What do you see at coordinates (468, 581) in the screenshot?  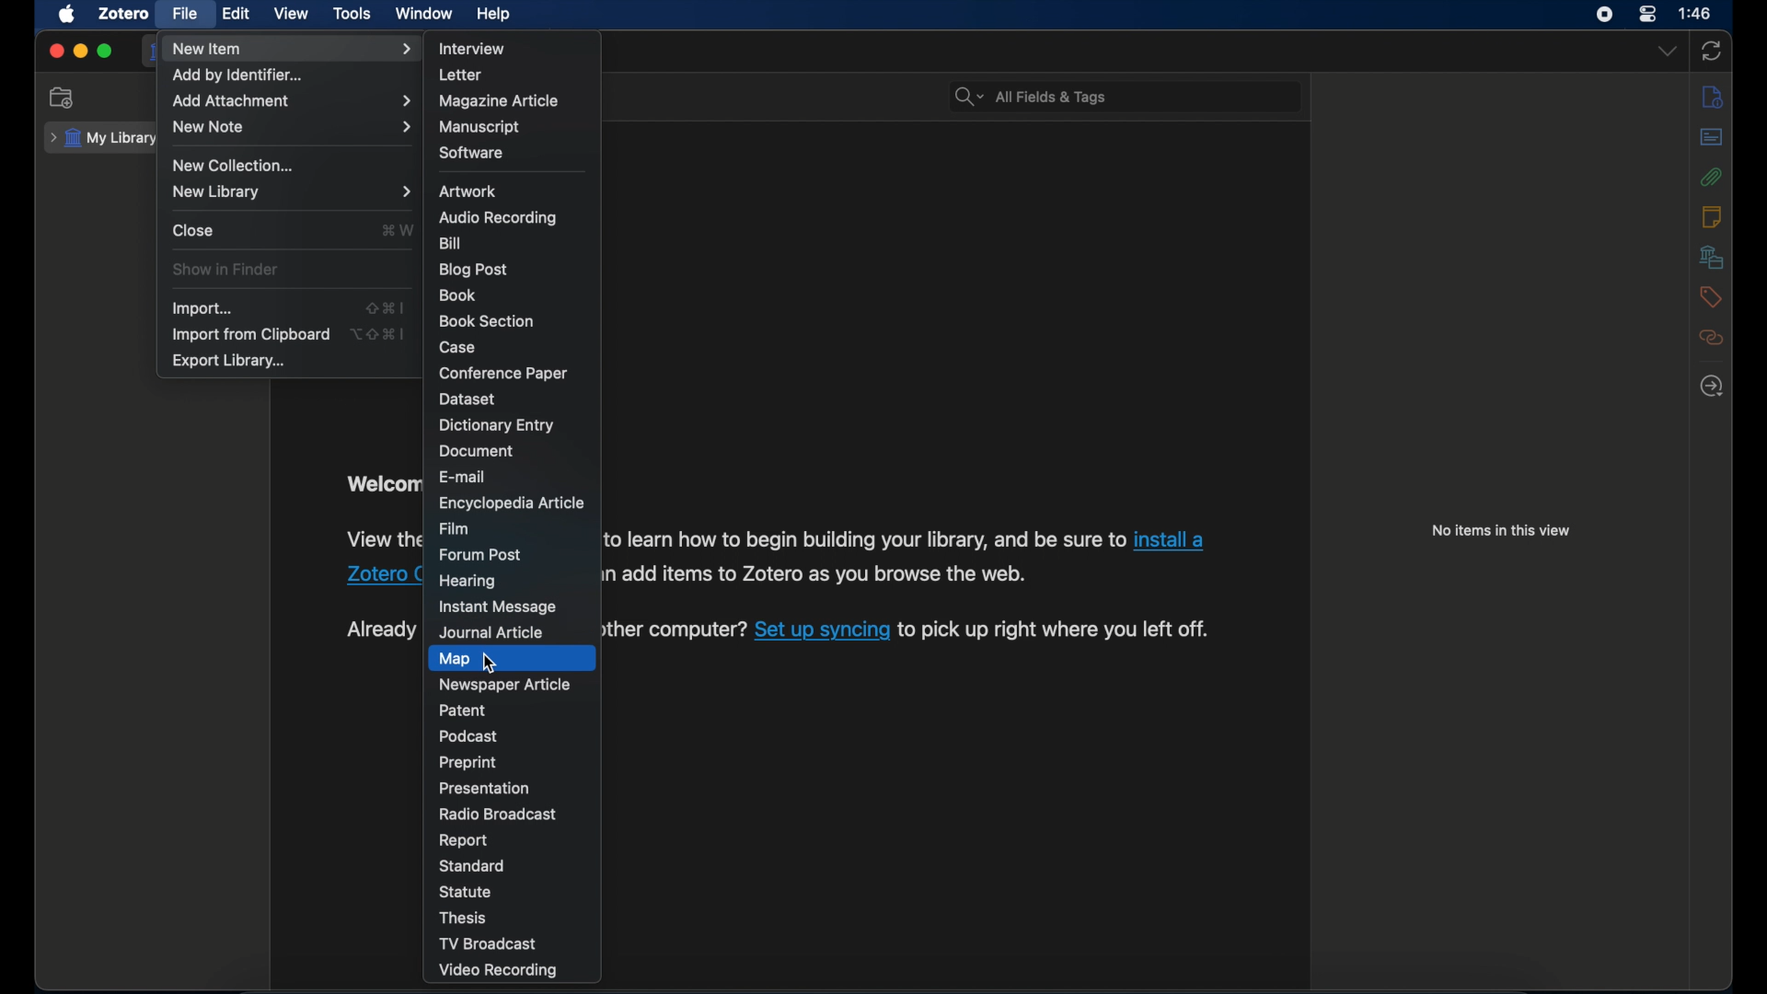 I see `hearing` at bounding box center [468, 581].